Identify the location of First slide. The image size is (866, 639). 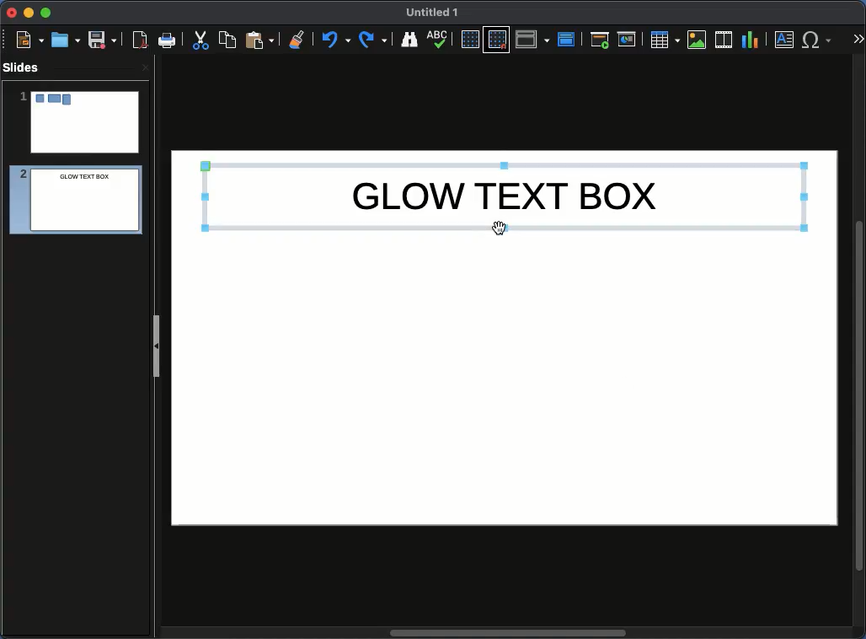
(600, 40).